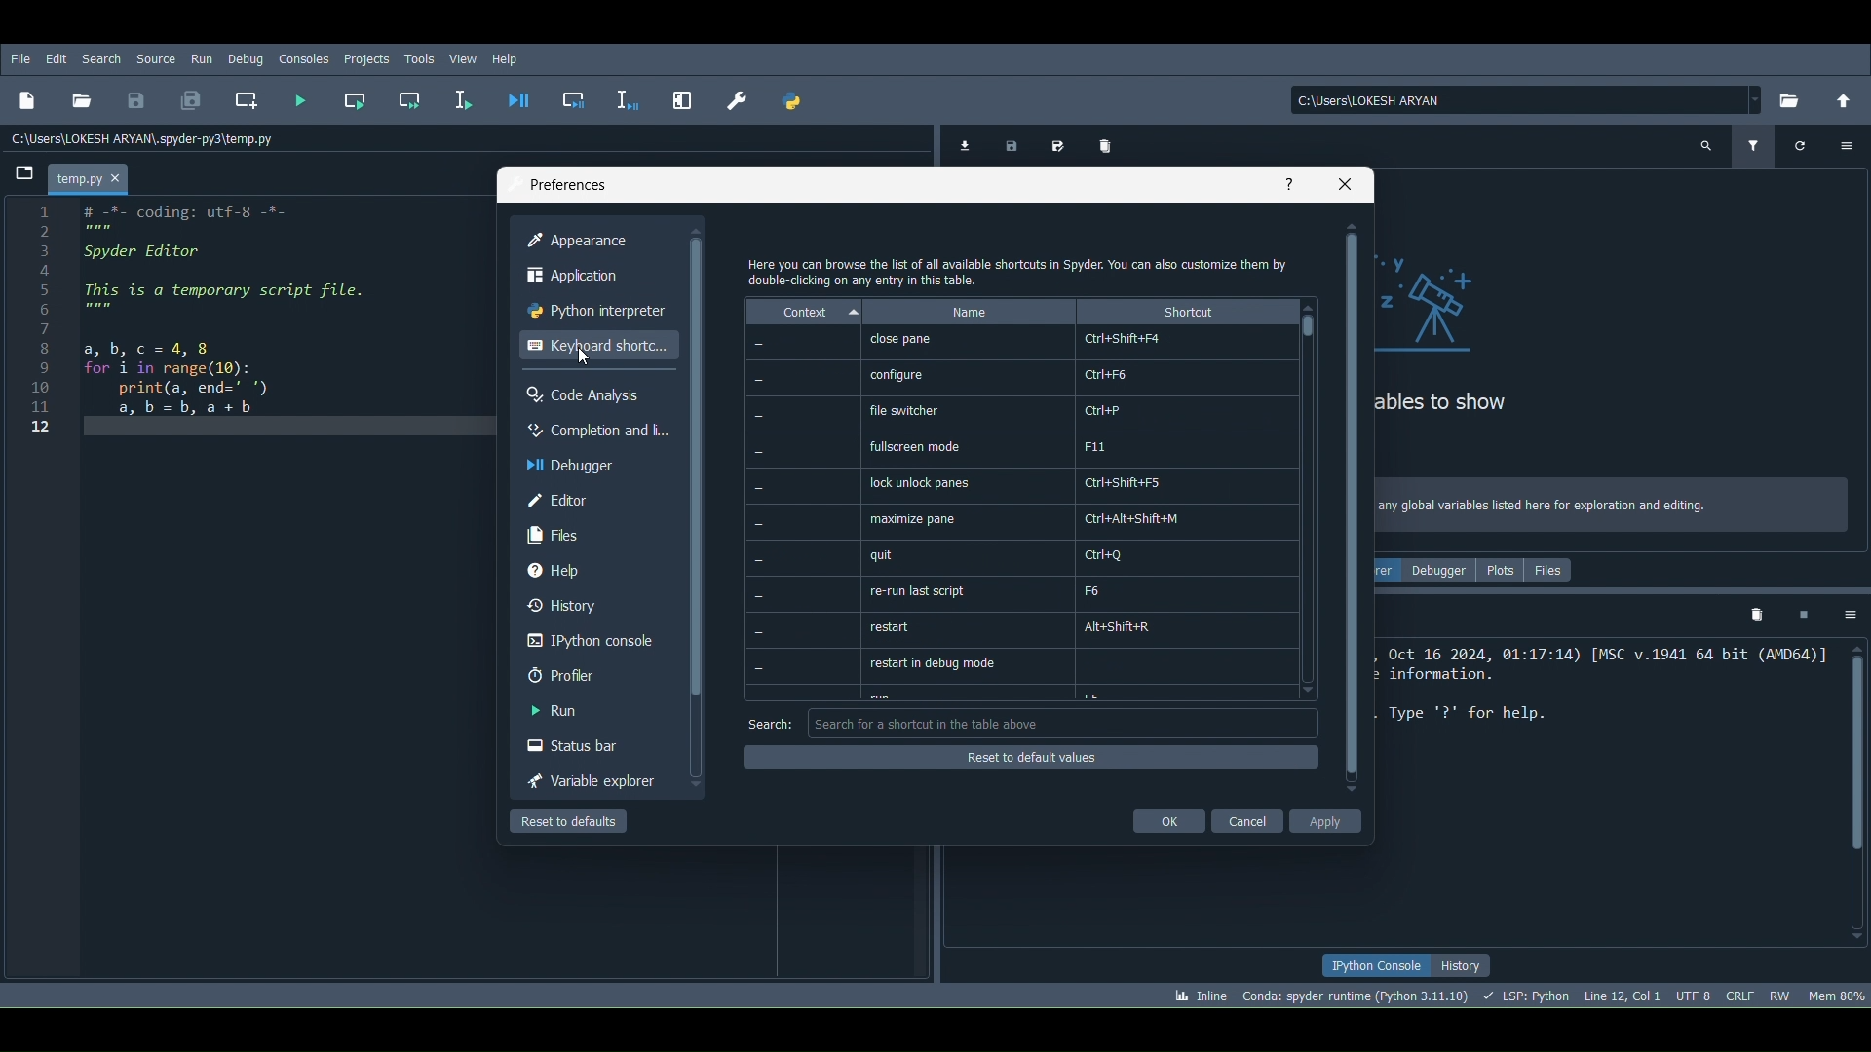 This screenshot has height=1052, width=1871. I want to click on code, so click(210, 328).